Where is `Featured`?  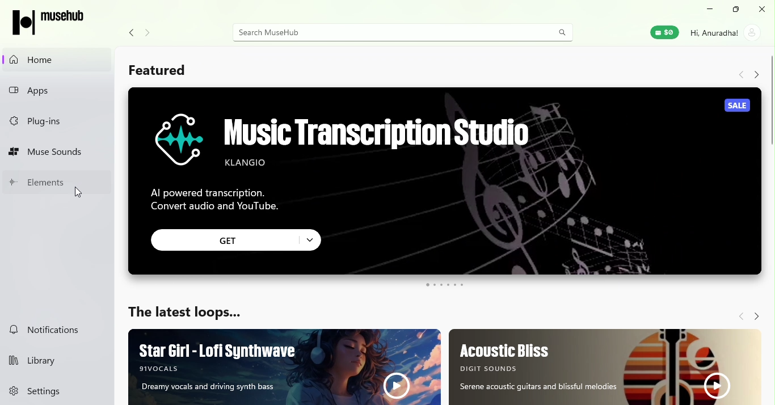 Featured is located at coordinates (159, 68).